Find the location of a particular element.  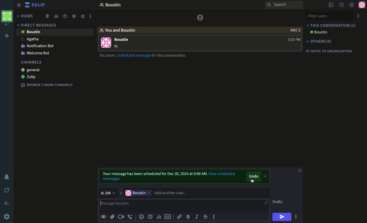

combined feed is located at coordinates (48, 17).